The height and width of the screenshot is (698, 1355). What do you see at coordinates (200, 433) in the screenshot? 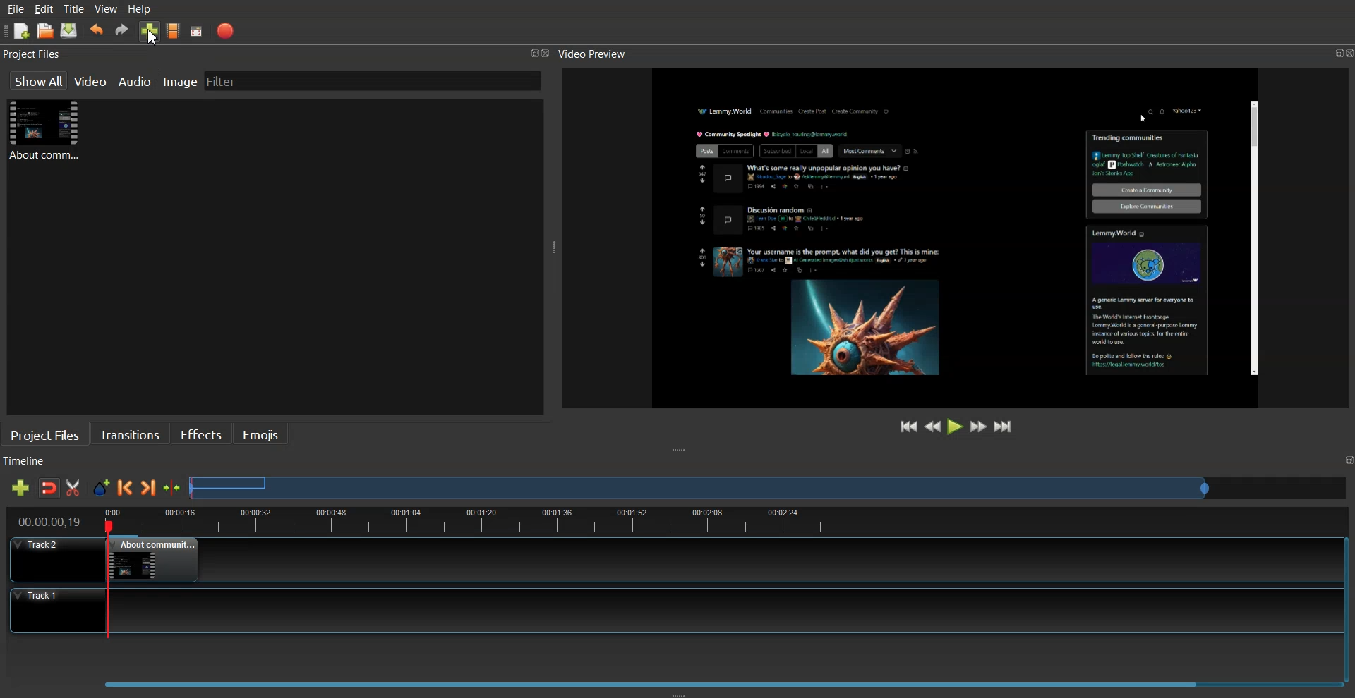
I see `Effects` at bounding box center [200, 433].